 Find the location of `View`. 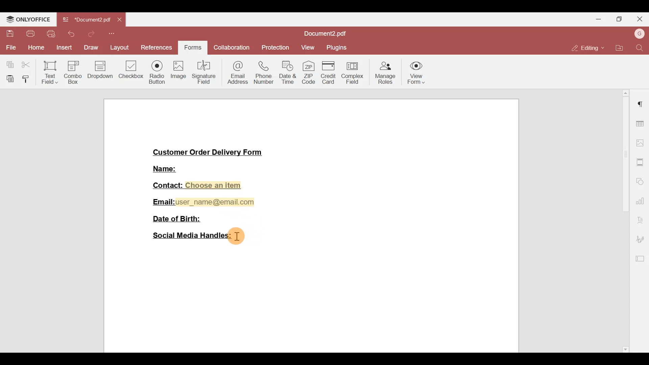

View is located at coordinates (307, 49).